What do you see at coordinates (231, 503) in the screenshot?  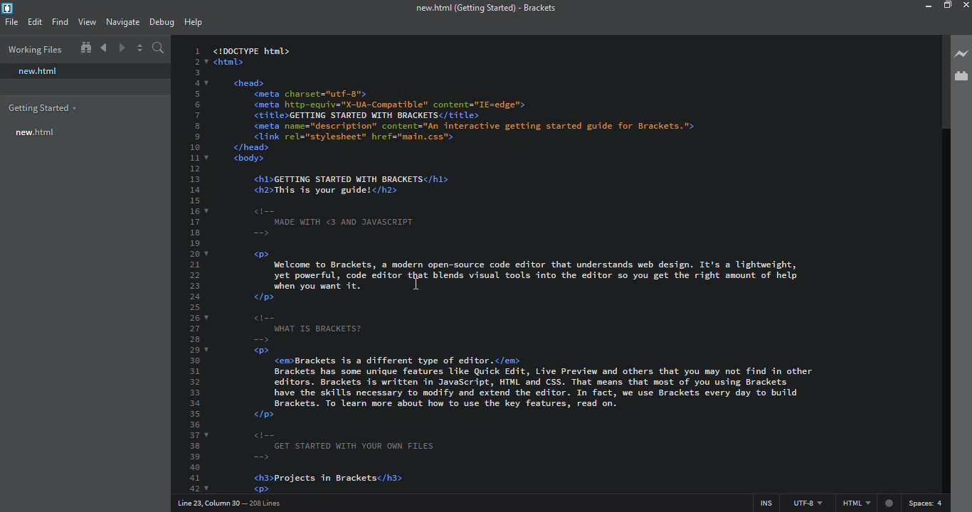 I see `line` at bounding box center [231, 503].